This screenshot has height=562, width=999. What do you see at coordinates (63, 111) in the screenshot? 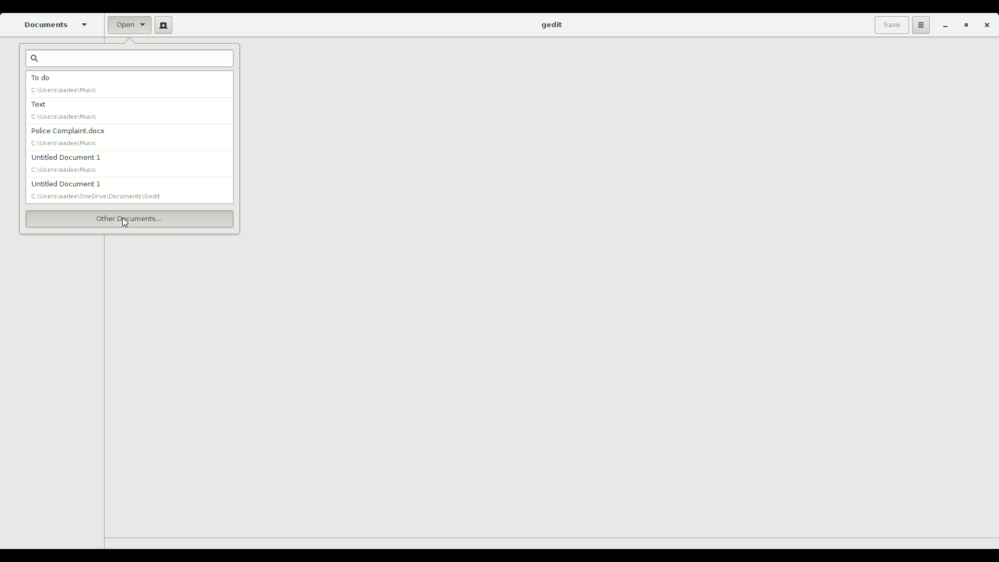
I see `Text` at bounding box center [63, 111].